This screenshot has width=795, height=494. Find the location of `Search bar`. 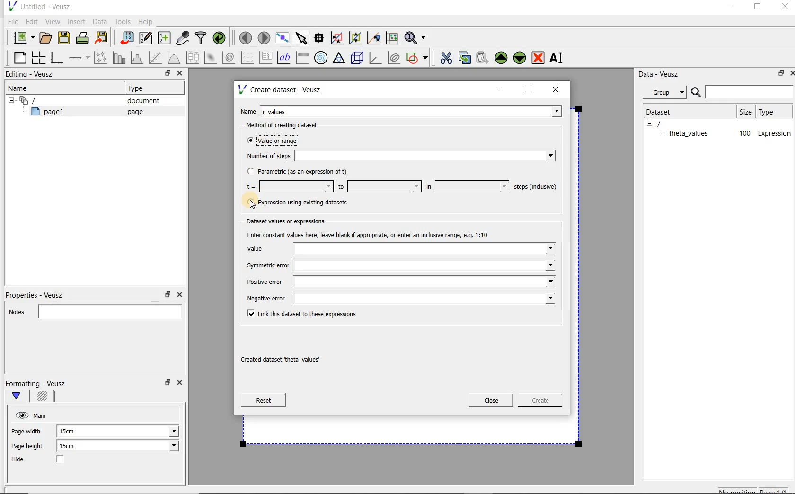

Search bar is located at coordinates (742, 91).